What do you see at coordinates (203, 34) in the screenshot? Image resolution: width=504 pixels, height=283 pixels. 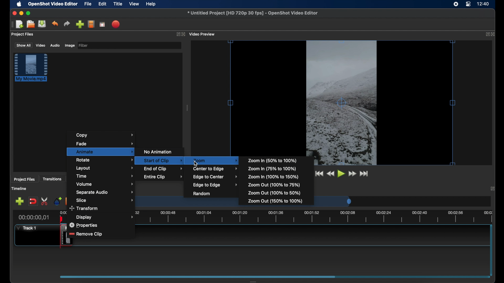 I see `video preview` at bounding box center [203, 34].